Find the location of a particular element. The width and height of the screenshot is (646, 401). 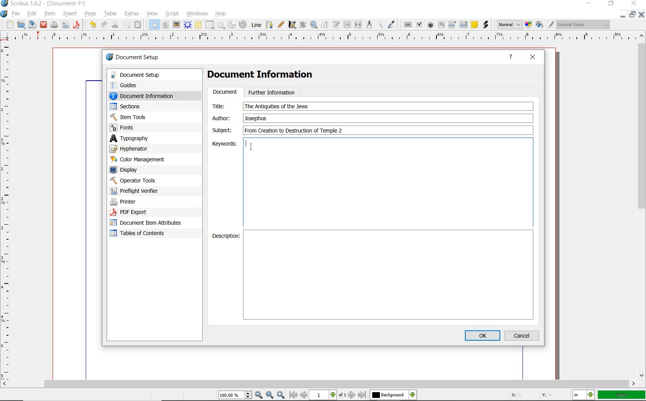

visual appearance of the display is located at coordinates (584, 24).